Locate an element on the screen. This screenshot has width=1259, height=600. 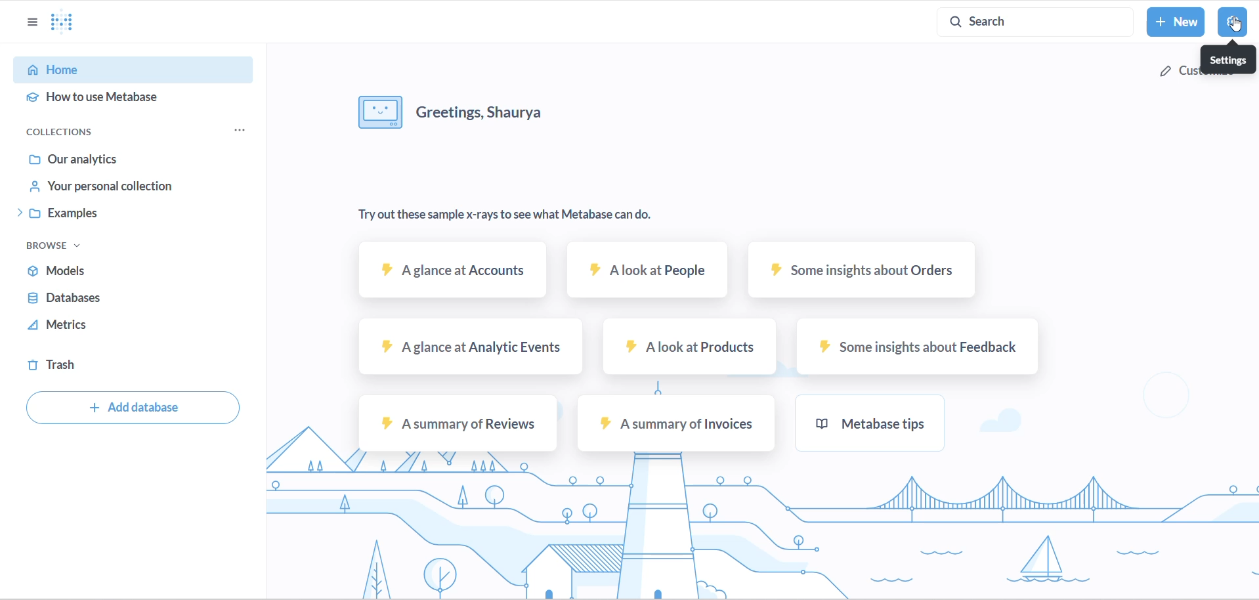
A look at people sample is located at coordinates (645, 272).